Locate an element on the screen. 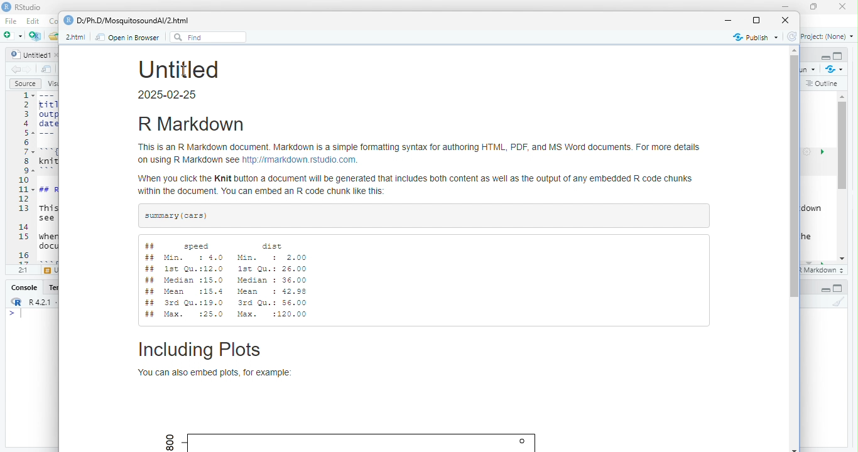  Collapse is located at coordinates (825, 290).